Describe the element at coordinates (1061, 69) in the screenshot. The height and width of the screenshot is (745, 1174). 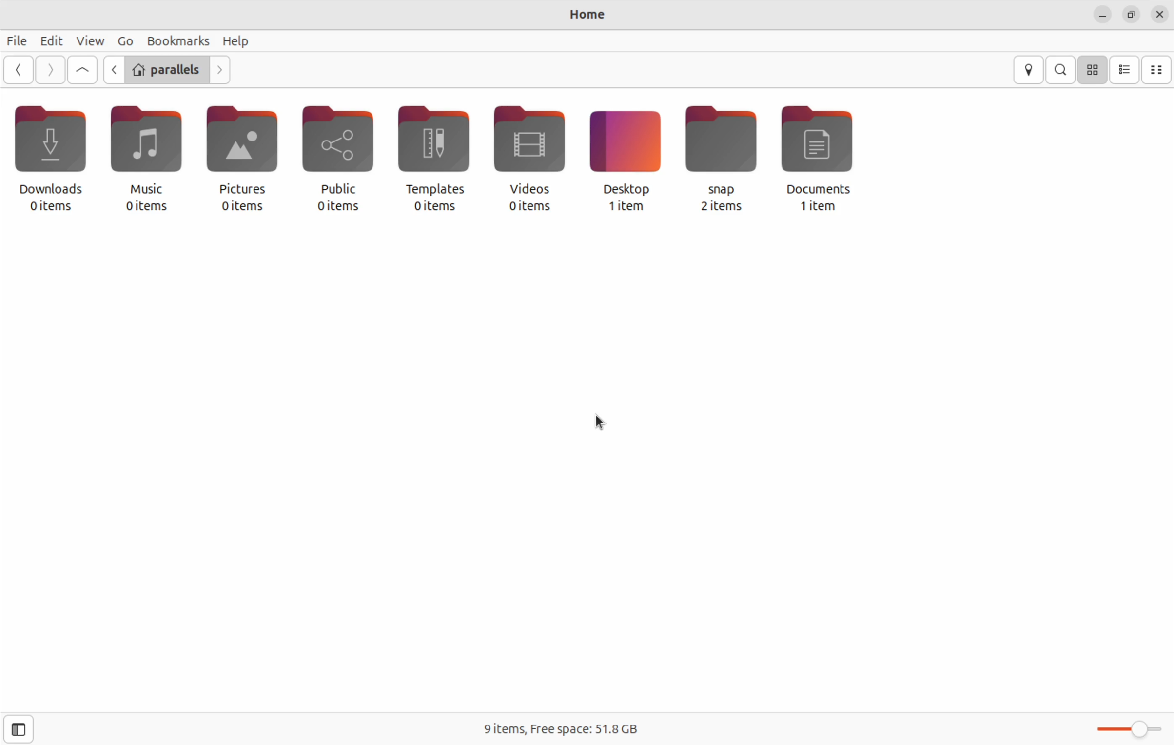
I see `search` at that location.